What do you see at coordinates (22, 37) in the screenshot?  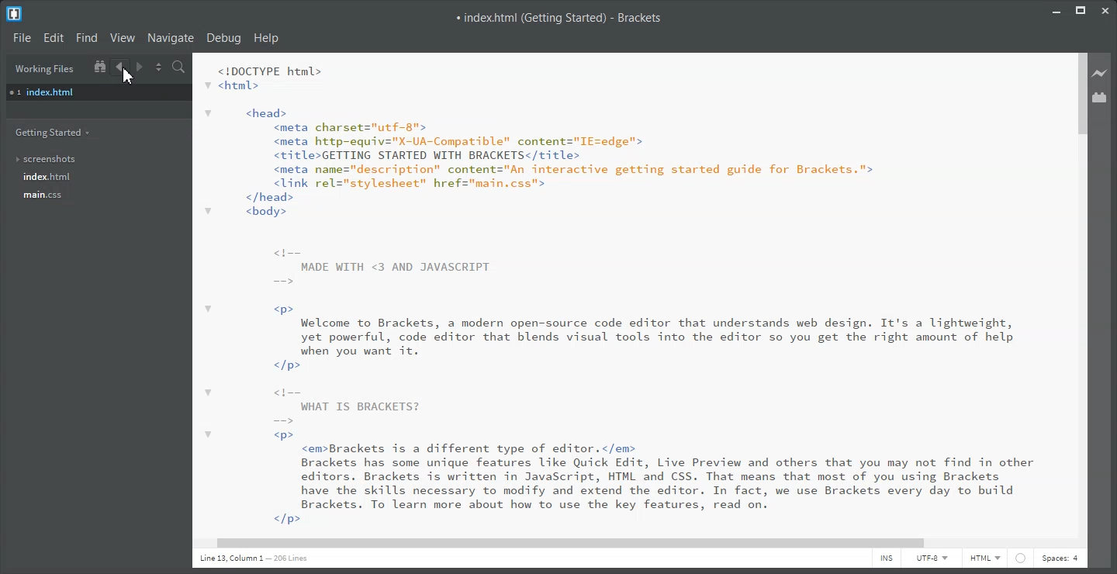 I see `File` at bounding box center [22, 37].